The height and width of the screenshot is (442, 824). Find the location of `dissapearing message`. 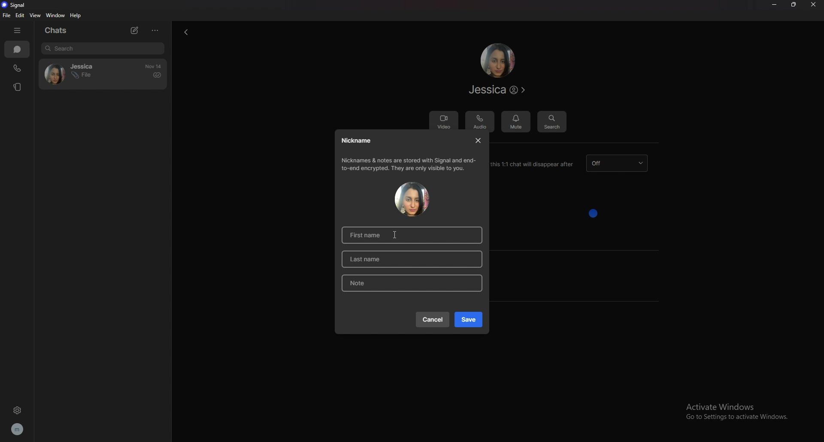

dissapearing message is located at coordinates (618, 163).